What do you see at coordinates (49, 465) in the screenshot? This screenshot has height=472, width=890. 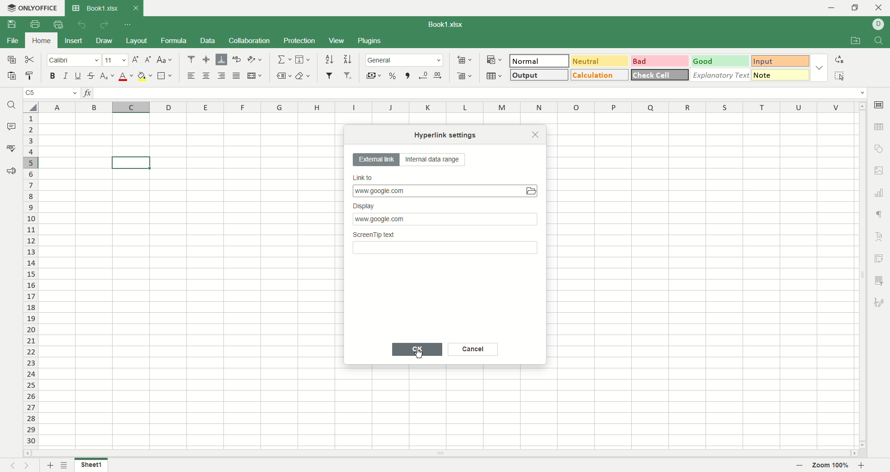 I see `add` at bounding box center [49, 465].